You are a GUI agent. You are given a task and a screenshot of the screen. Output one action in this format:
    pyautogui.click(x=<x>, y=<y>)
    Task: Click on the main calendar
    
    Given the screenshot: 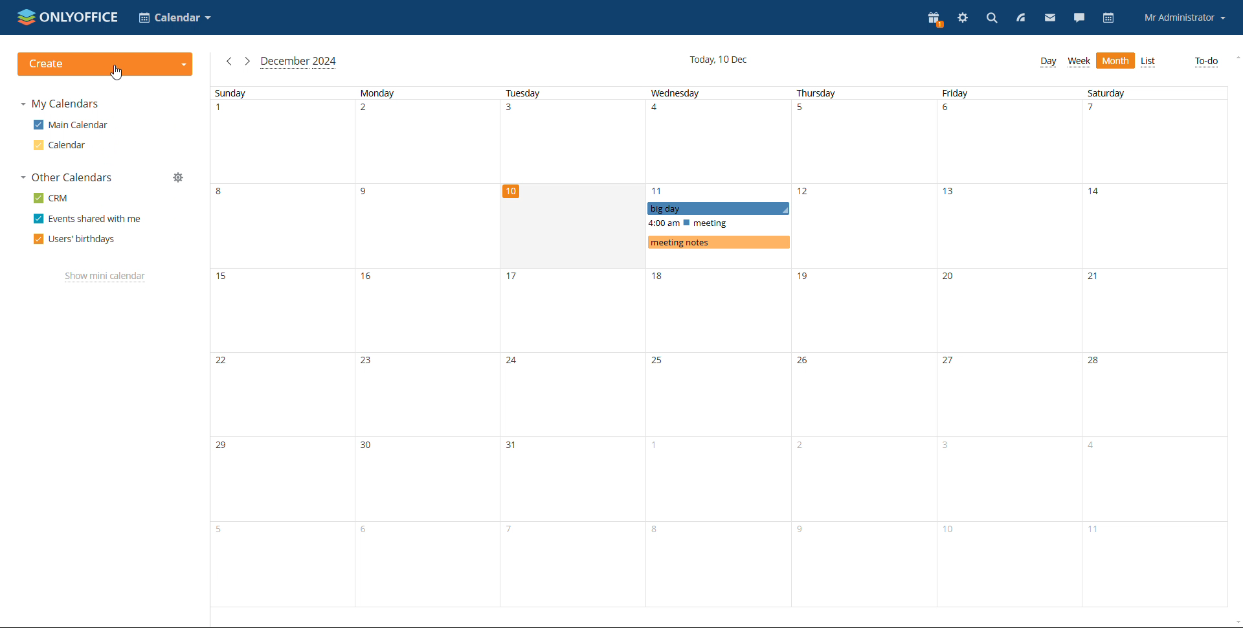 What is the action you would take?
    pyautogui.click(x=71, y=125)
    